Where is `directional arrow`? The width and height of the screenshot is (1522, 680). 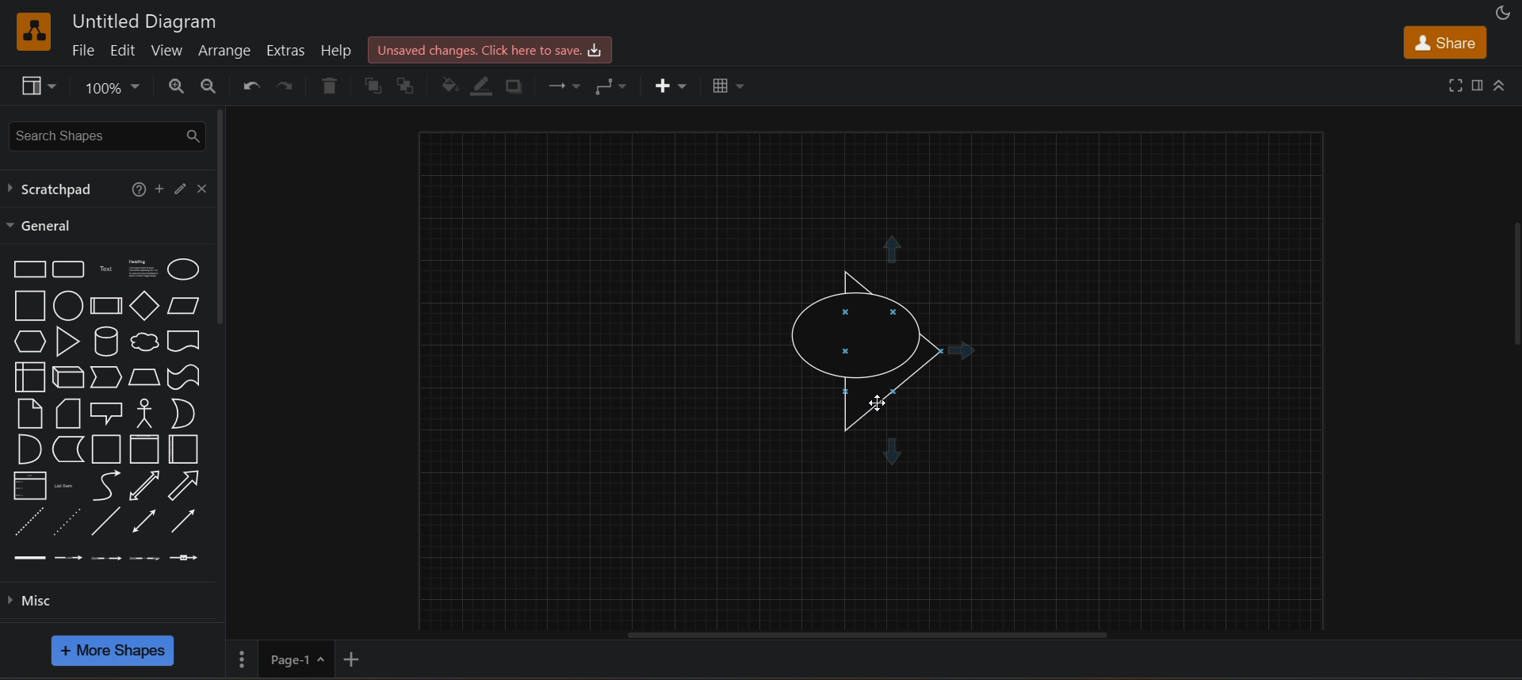 directional arrow is located at coordinates (183, 342).